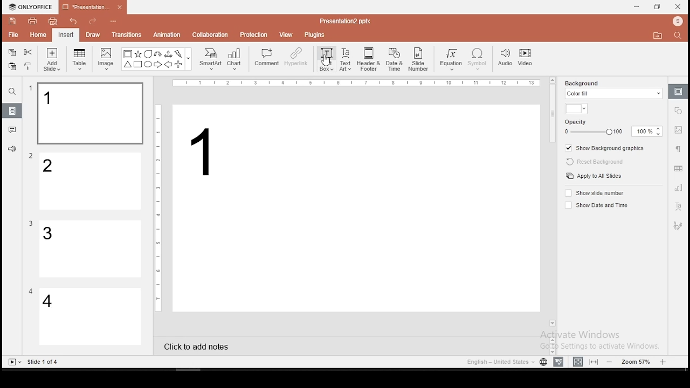 This screenshot has width=690, height=388. What do you see at coordinates (287, 34) in the screenshot?
I see `view` at bounding box center [287, 34].